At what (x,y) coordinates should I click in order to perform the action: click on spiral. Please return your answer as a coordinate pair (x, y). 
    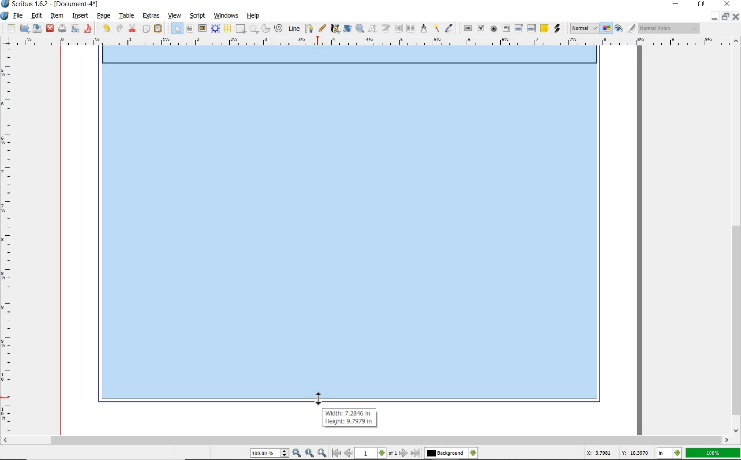
    Looking at the image, I should click on (279, 28).